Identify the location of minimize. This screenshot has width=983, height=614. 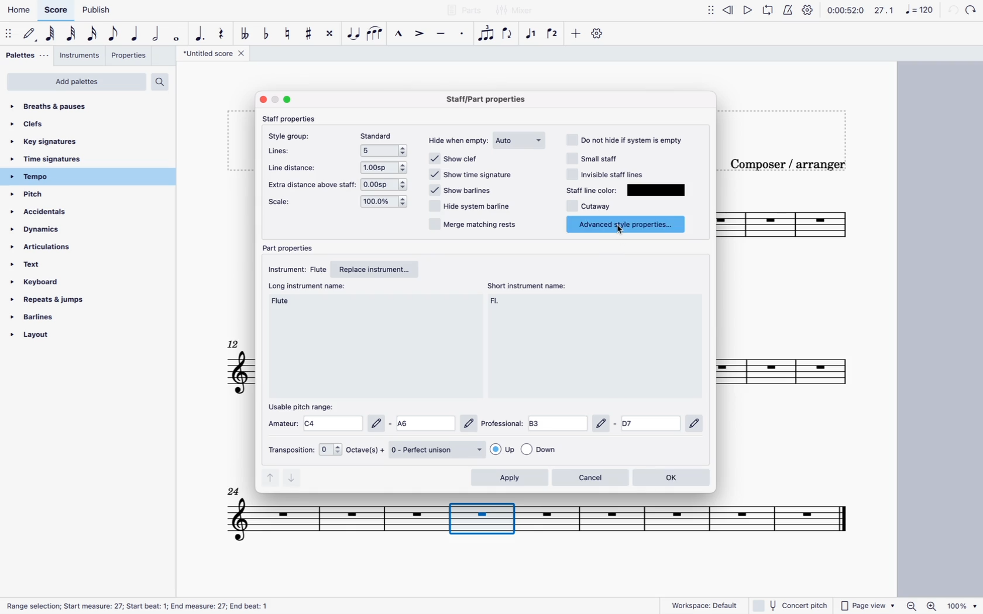
(275, 101).